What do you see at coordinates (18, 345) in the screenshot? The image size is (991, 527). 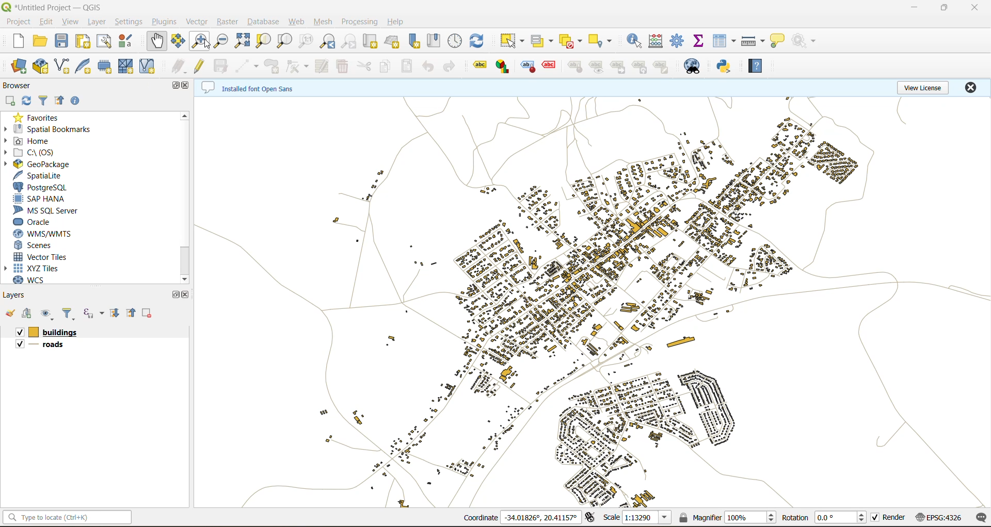 I see `Checkbox` at bounding box center [18, 345].